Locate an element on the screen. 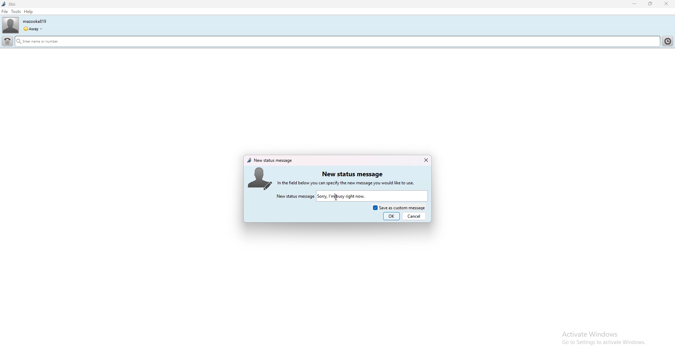 The width and height of the screenshot is (675, 363). cursor is located at coordinates (336, 197).